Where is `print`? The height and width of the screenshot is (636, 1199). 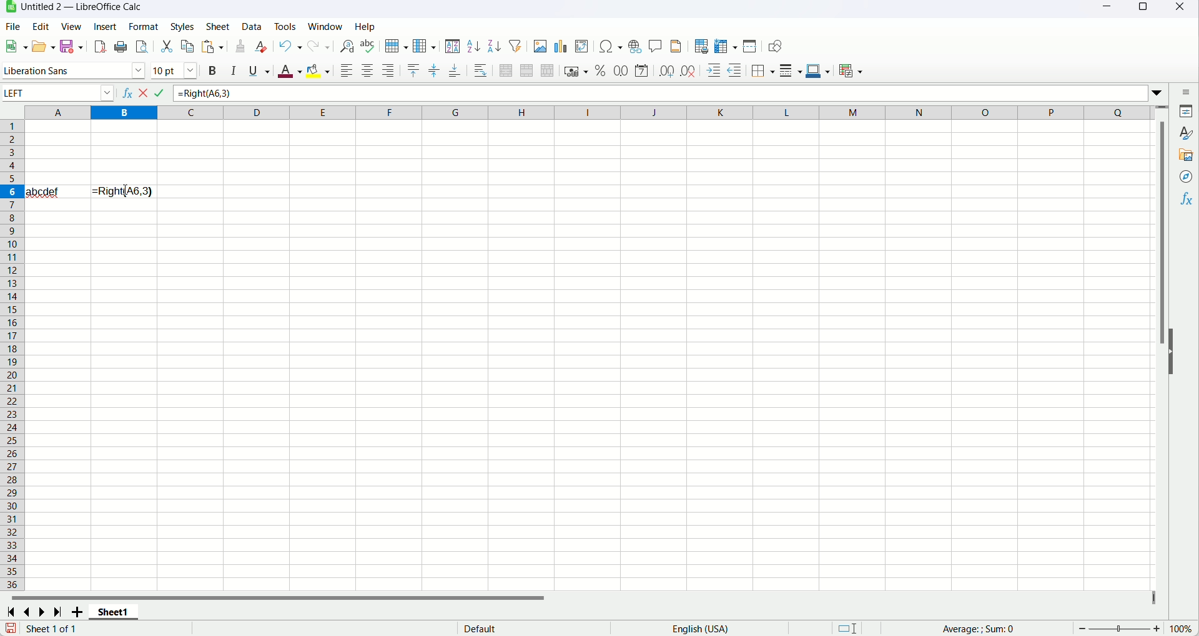 print is located at coordinates (121, 46).